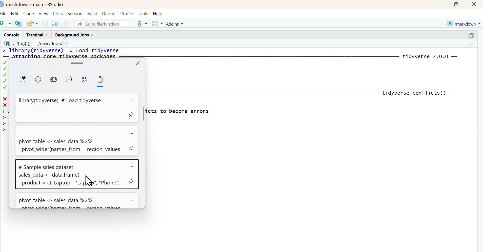 The width and height of the screenshot is (483, 252). I want to click on emoticons, so click(70, 80).